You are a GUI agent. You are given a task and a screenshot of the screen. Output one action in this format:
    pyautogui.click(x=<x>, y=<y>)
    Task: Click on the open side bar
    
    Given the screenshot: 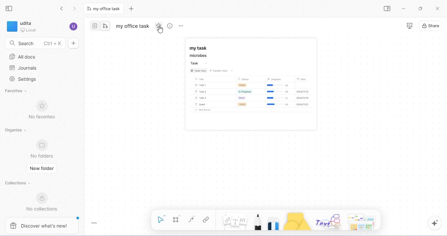 What is the action you would take?
    pyautogui.click(x=388, y=9)
    